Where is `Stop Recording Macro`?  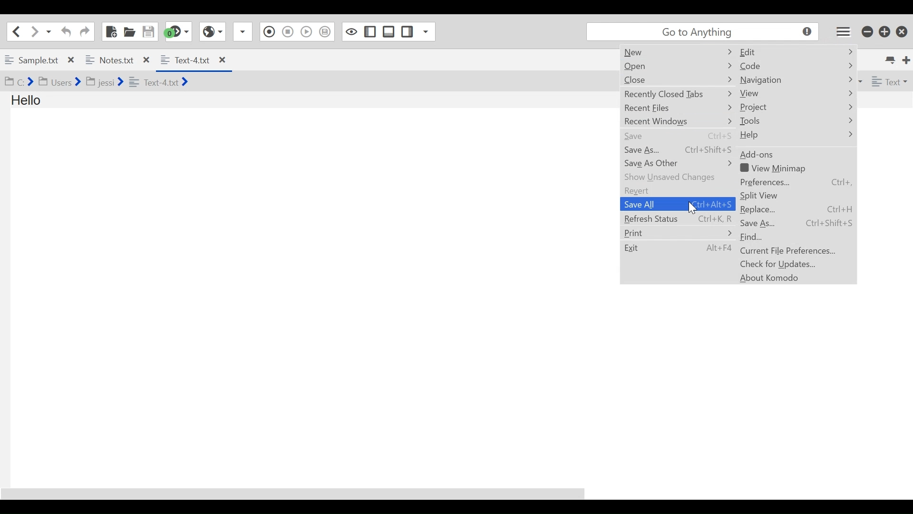
Stop Recording Macro is located at coordinates (287, 32).